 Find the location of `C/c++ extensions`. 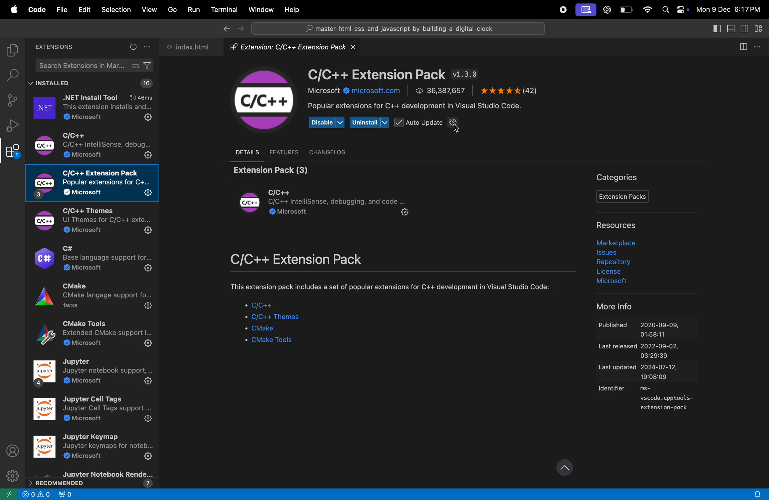

C/c++ extensions is located at coordinates (311, 260).